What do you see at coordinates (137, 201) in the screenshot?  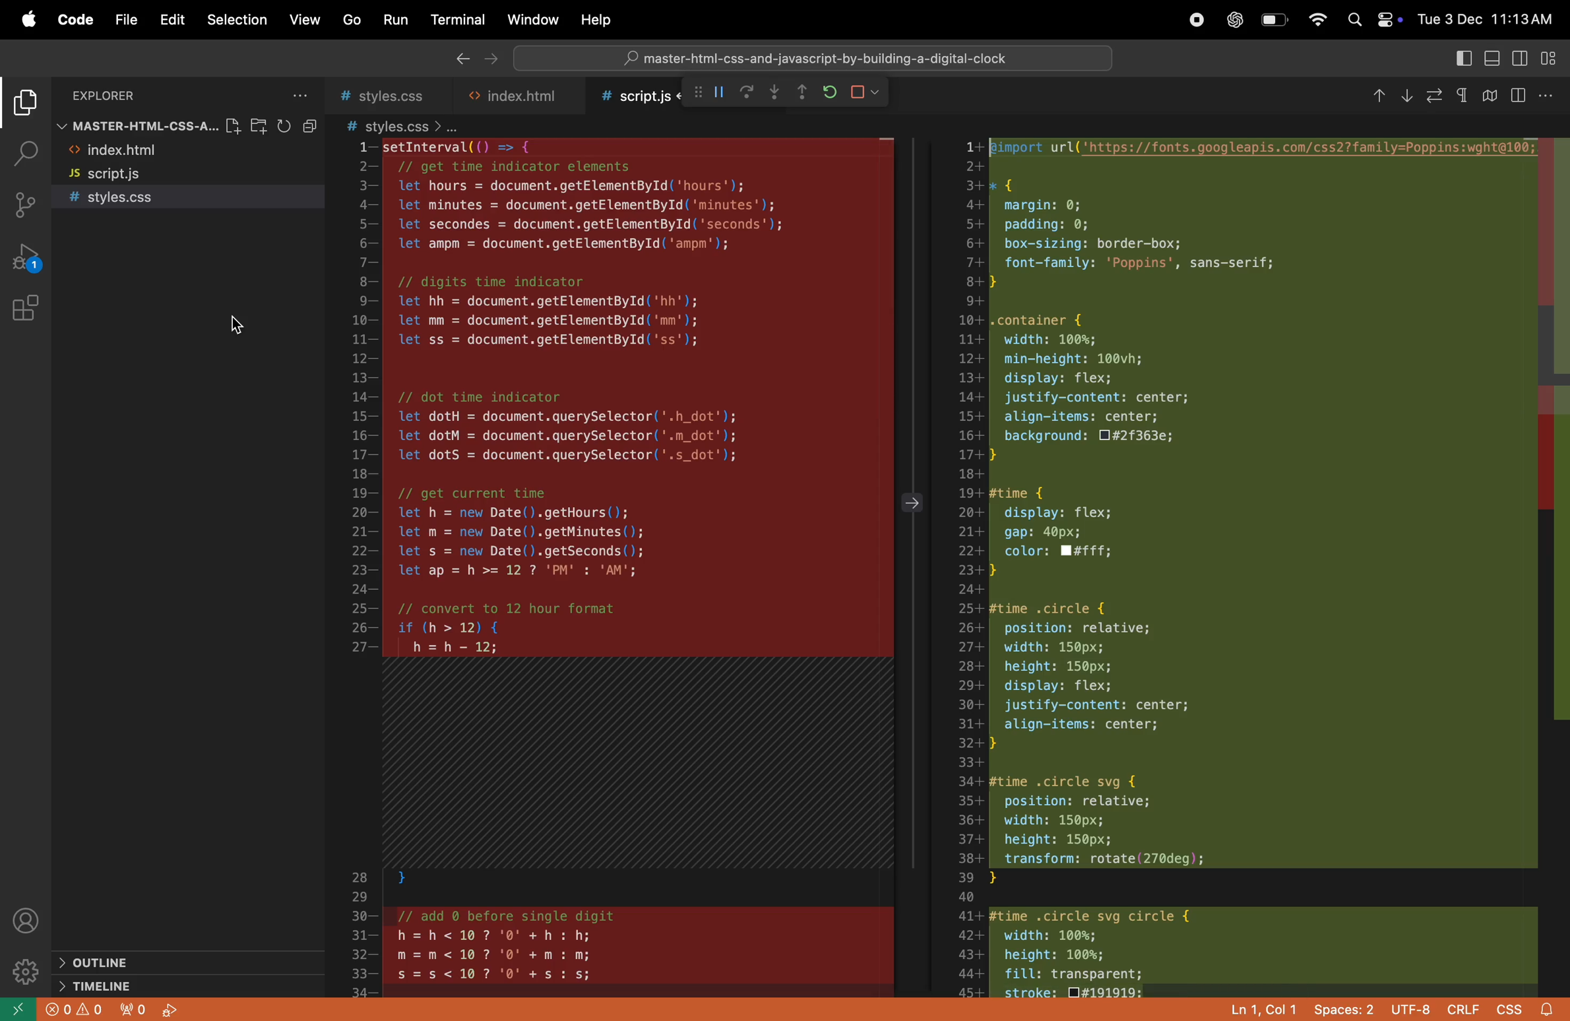 I see `style.css` at bounding box center [137, 201].